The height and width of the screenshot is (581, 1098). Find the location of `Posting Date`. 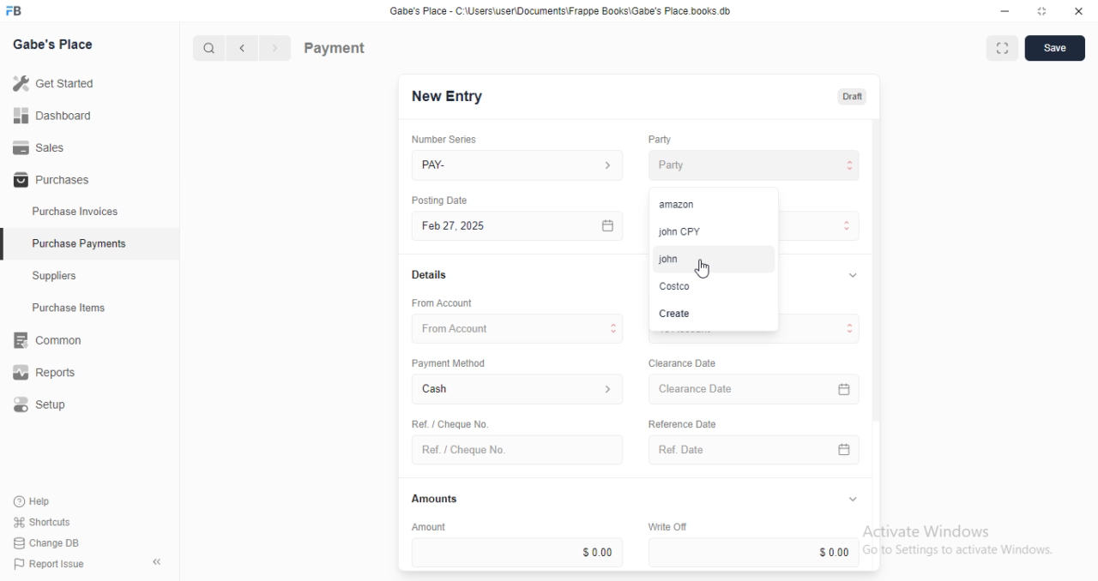

Posting Date is located at coordinates (441, 200).